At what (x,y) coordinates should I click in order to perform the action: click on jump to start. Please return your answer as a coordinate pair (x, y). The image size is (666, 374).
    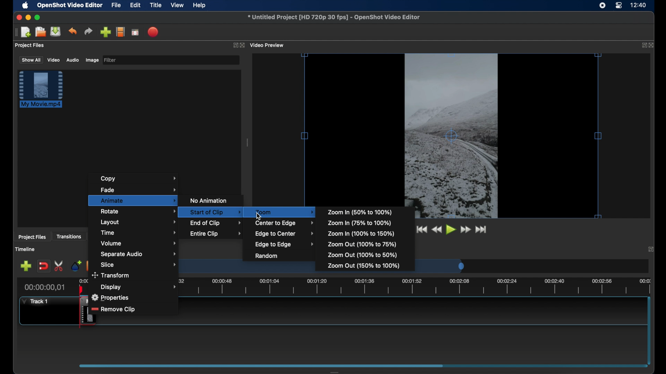
    Looking at the image, I should click on (420, 229).